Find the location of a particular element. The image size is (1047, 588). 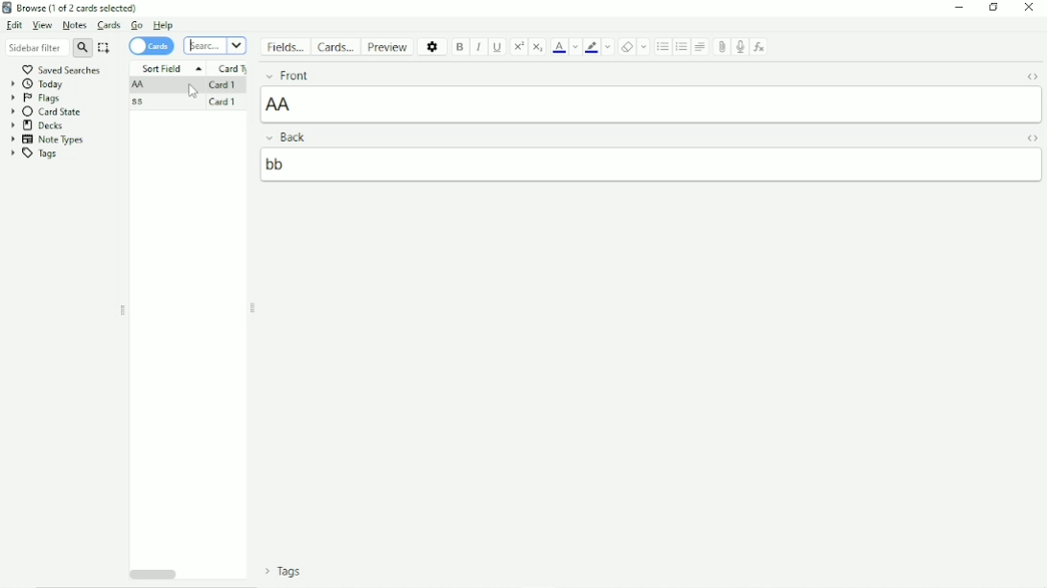

Superscript is located at coordinates (519, 47).